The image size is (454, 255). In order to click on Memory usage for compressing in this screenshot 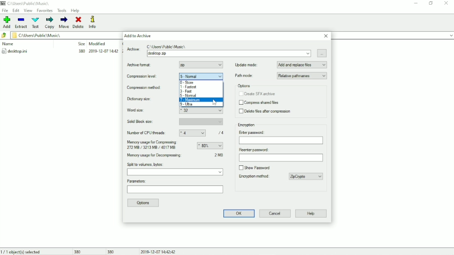, I will do `click(175, 145)`.